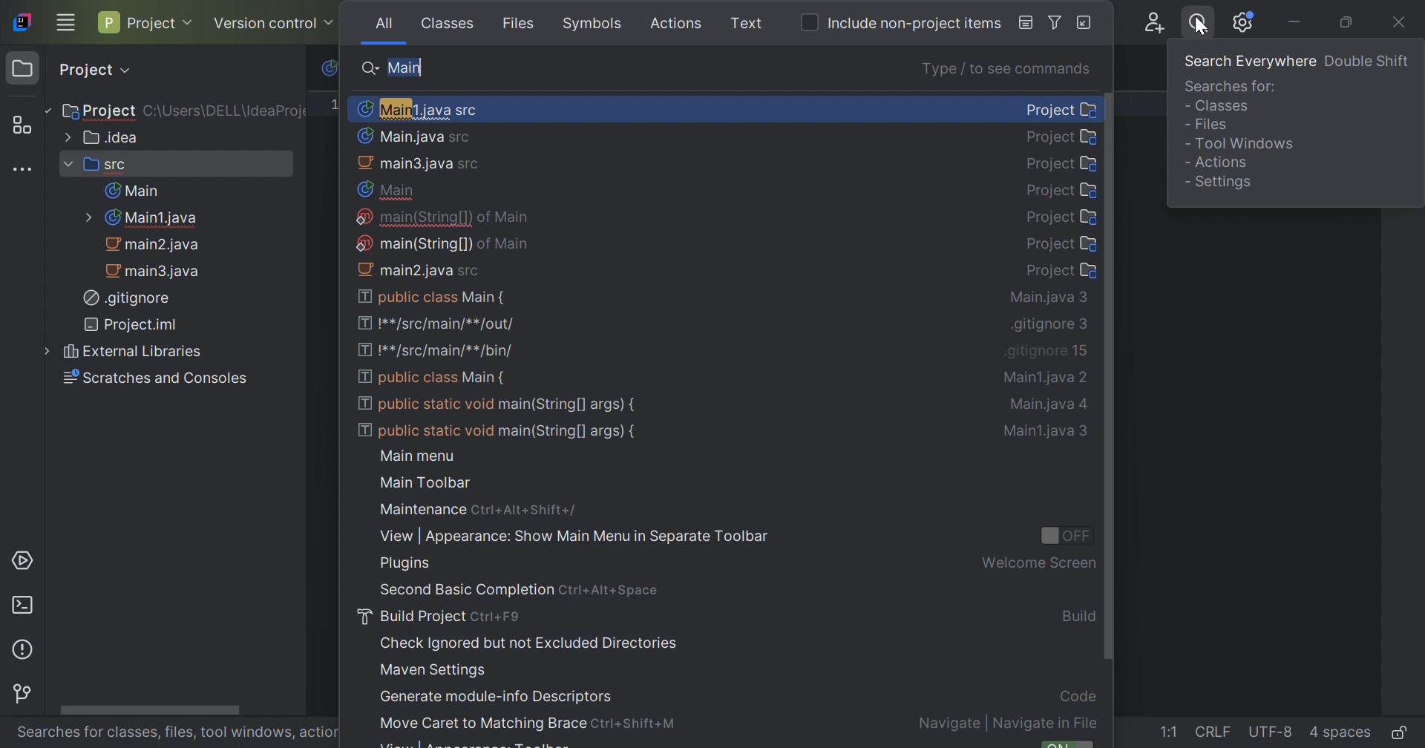 Image resolution: width=1425 pixels, height=748 pixels. What do you see at coordinates (405, 565) in the screenshot?
I see `Plugins` at bounding box center [405, 565].